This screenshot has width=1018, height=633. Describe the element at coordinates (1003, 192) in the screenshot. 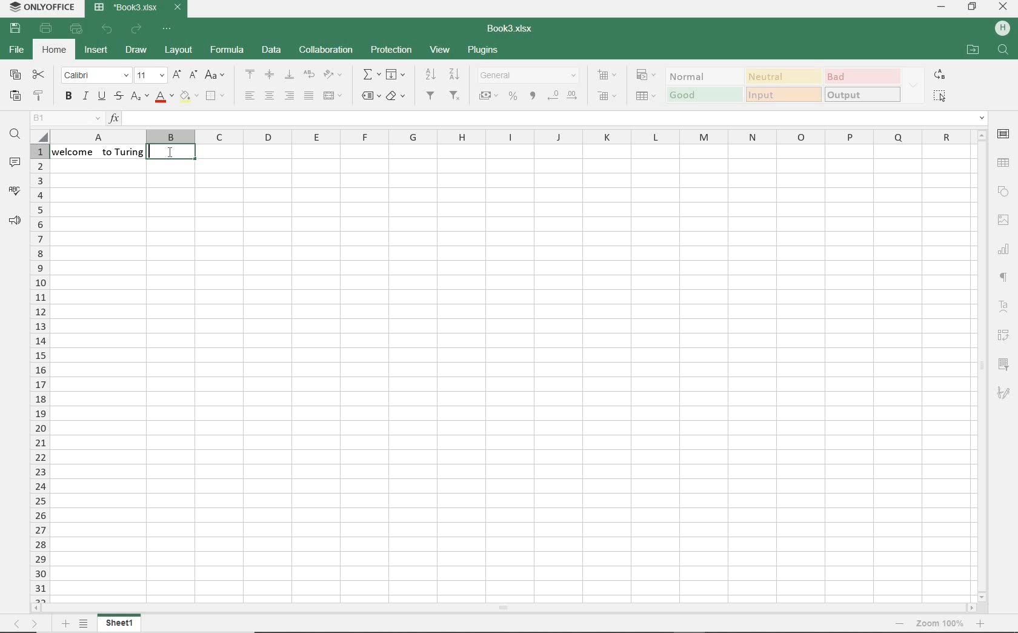

I see `shape` at that location.